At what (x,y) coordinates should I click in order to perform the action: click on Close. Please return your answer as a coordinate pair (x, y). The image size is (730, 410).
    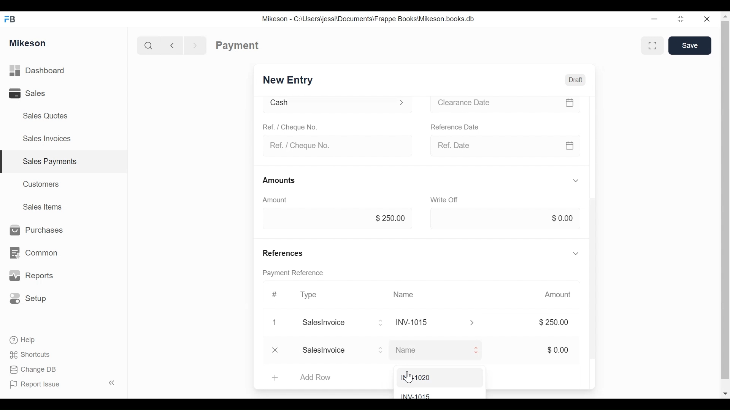
    Looking at the image, I should click on (279, 349).